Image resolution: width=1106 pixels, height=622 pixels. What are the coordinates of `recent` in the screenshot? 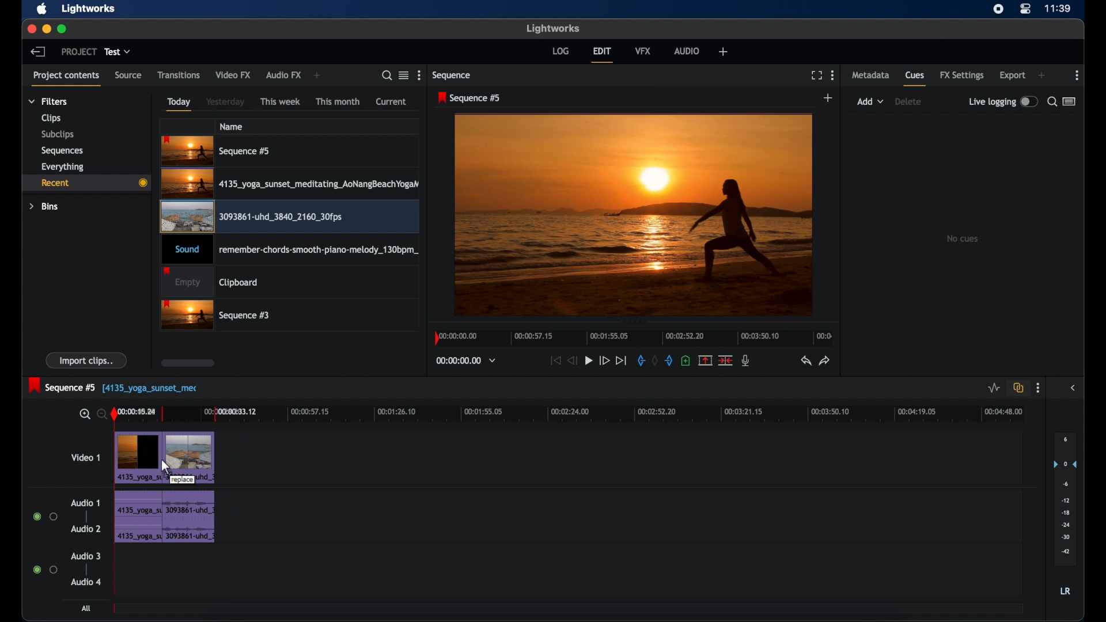 It's located at (86, 183).